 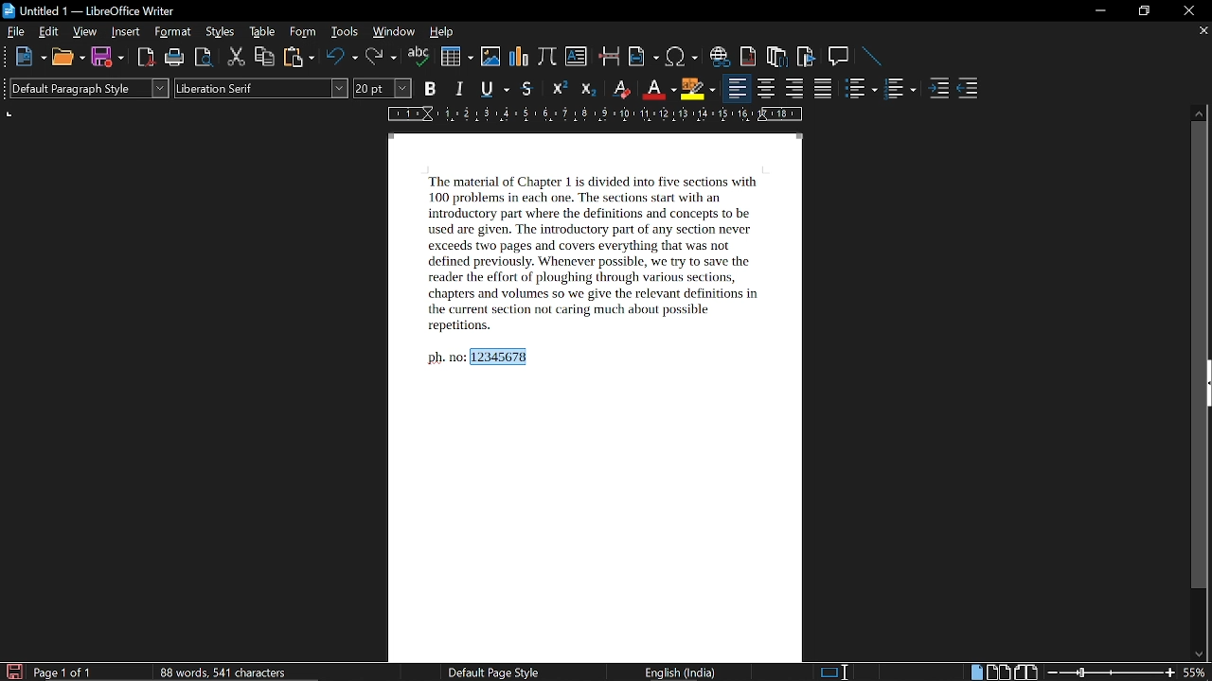 I want to click on styles, so click(x=222, y=32).